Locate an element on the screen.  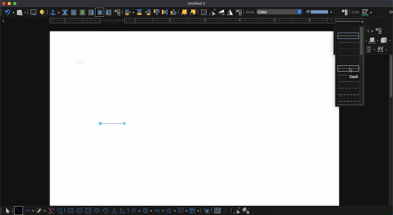
Direction is located at coordinates (348, 29).